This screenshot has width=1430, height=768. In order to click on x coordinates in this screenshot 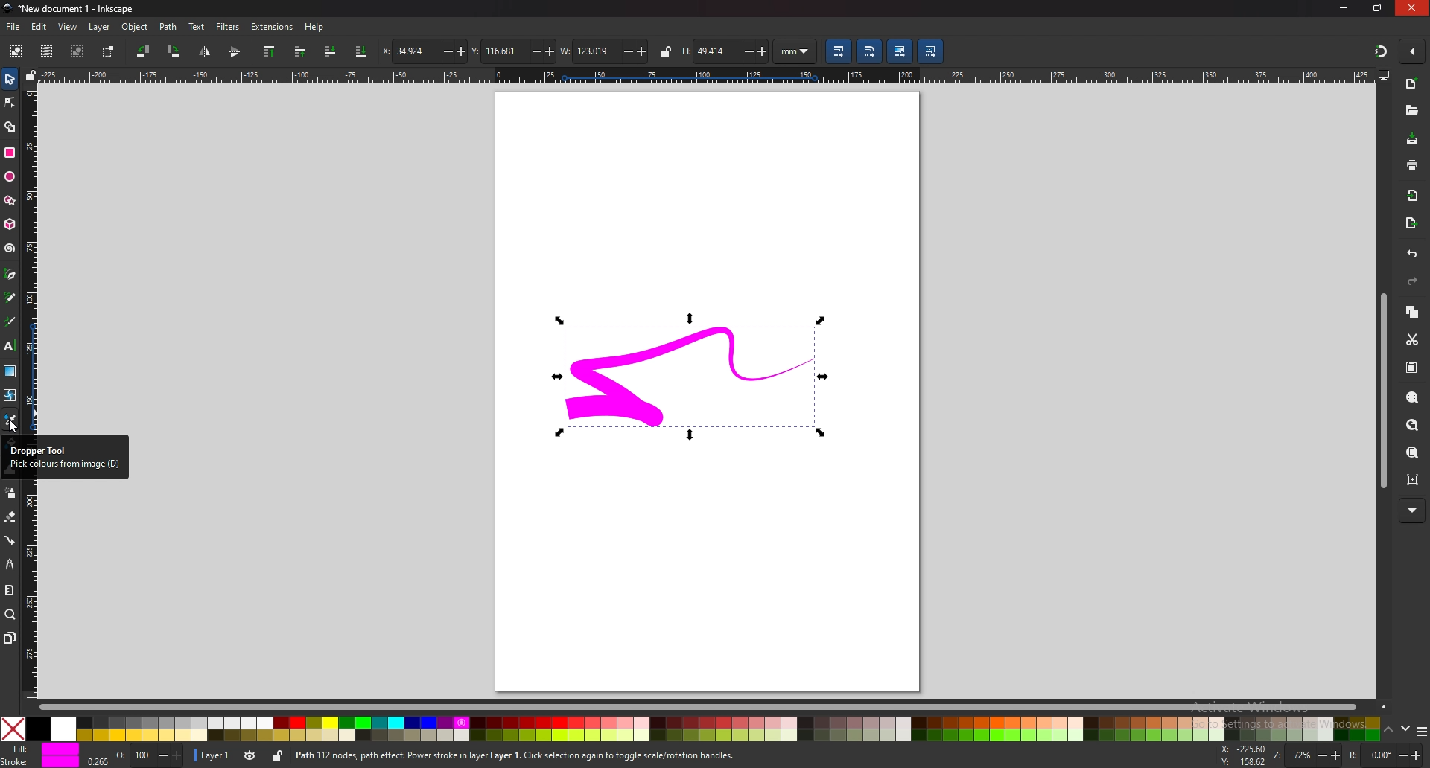, I will do `click(422, 51)`.